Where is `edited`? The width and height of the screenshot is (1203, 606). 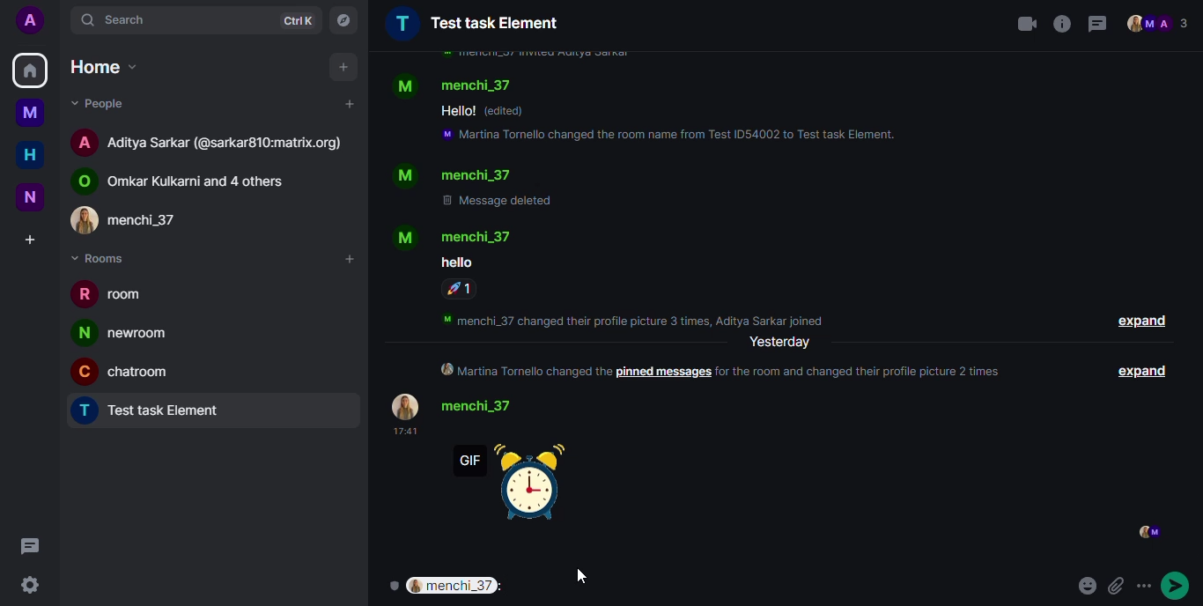
edited is located at coordinates (508, 111).